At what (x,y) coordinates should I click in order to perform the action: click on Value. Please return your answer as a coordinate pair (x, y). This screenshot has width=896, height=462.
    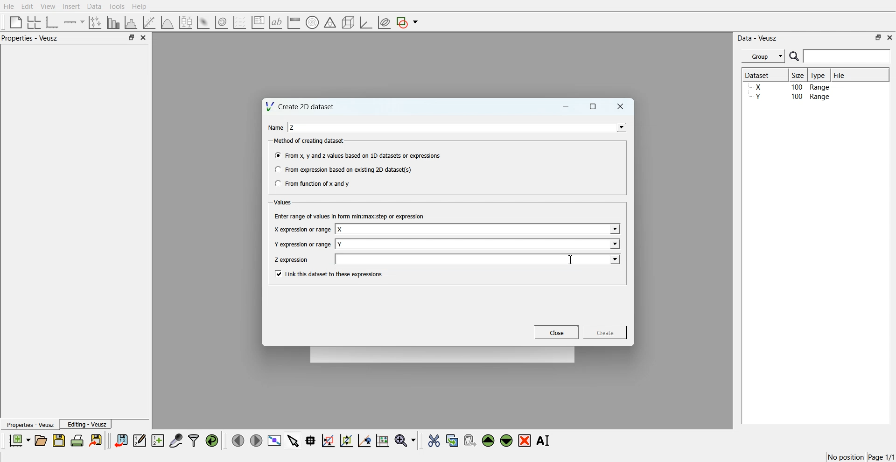
    Looking at the image, I should click on (284, 202).